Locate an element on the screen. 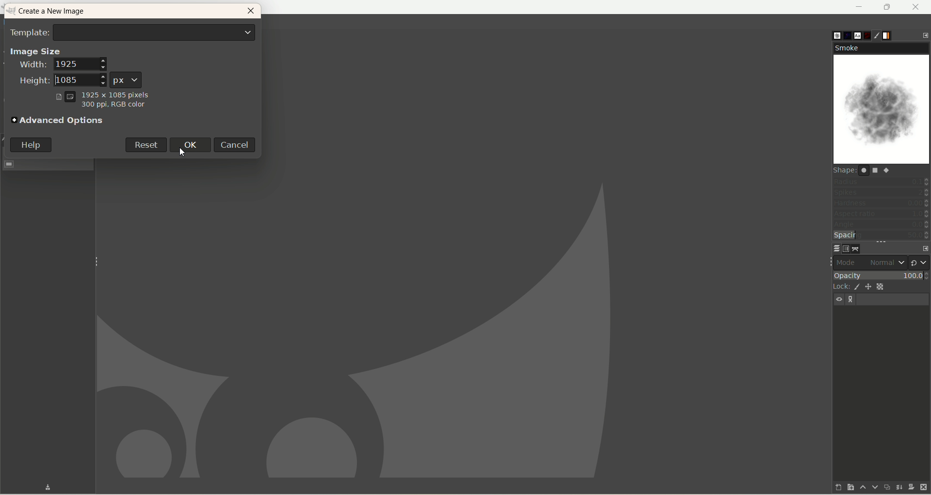 The height and width of the screenshot is (495, 931). minimize is located at coordinates (860, 7).